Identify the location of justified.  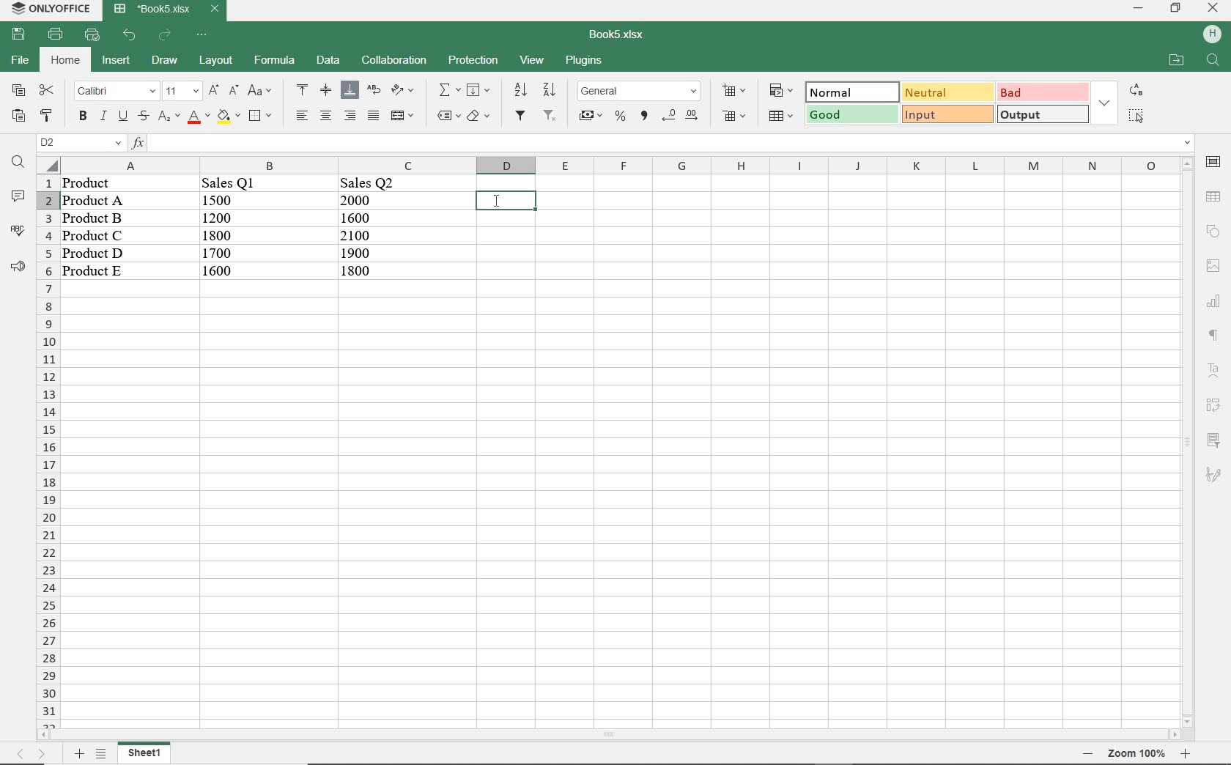
(371, 116).